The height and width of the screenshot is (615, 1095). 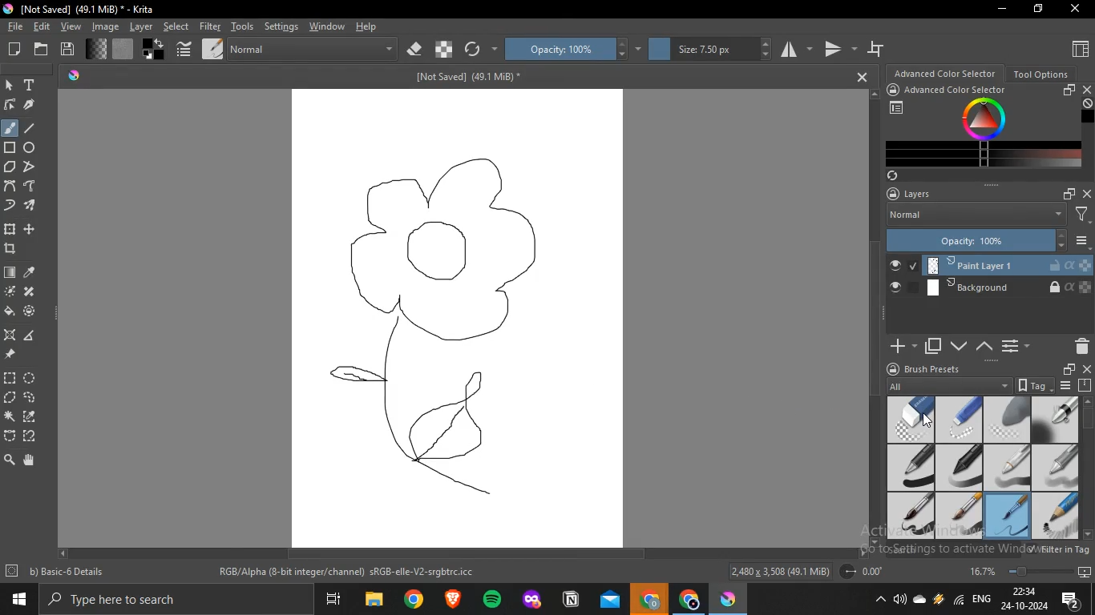 What do you see at coordinates (29, 105) in the screenshot?
I see `calligraphy` at bounding box center [29, 105].